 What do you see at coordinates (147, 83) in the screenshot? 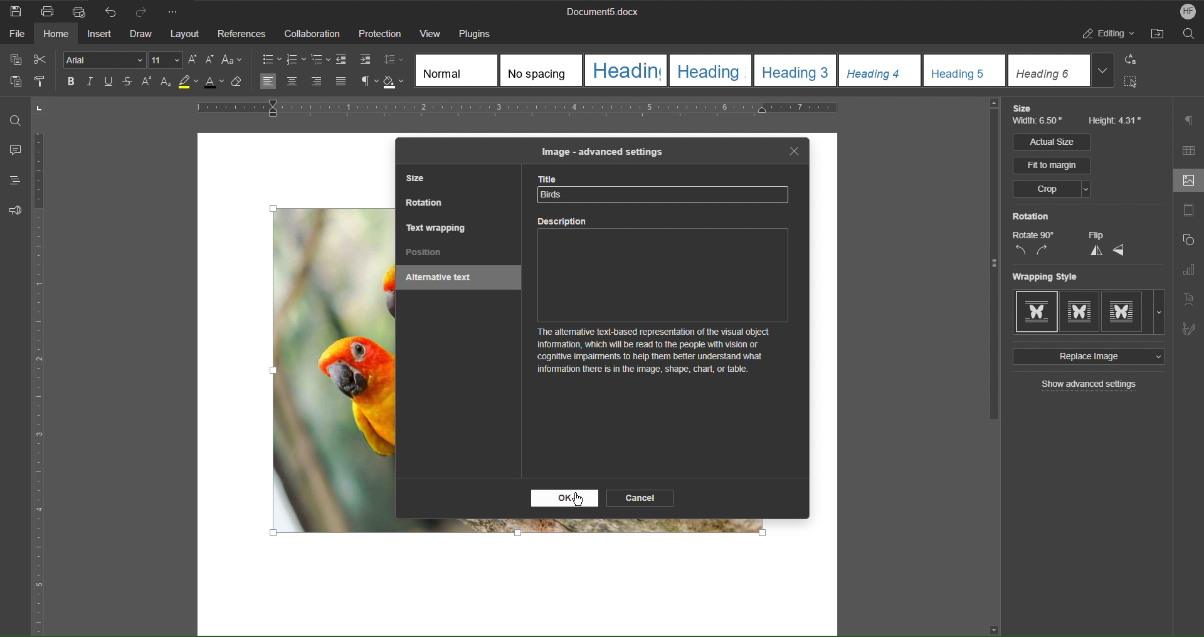
I see `Superscript` at bounding box center [147, 83].